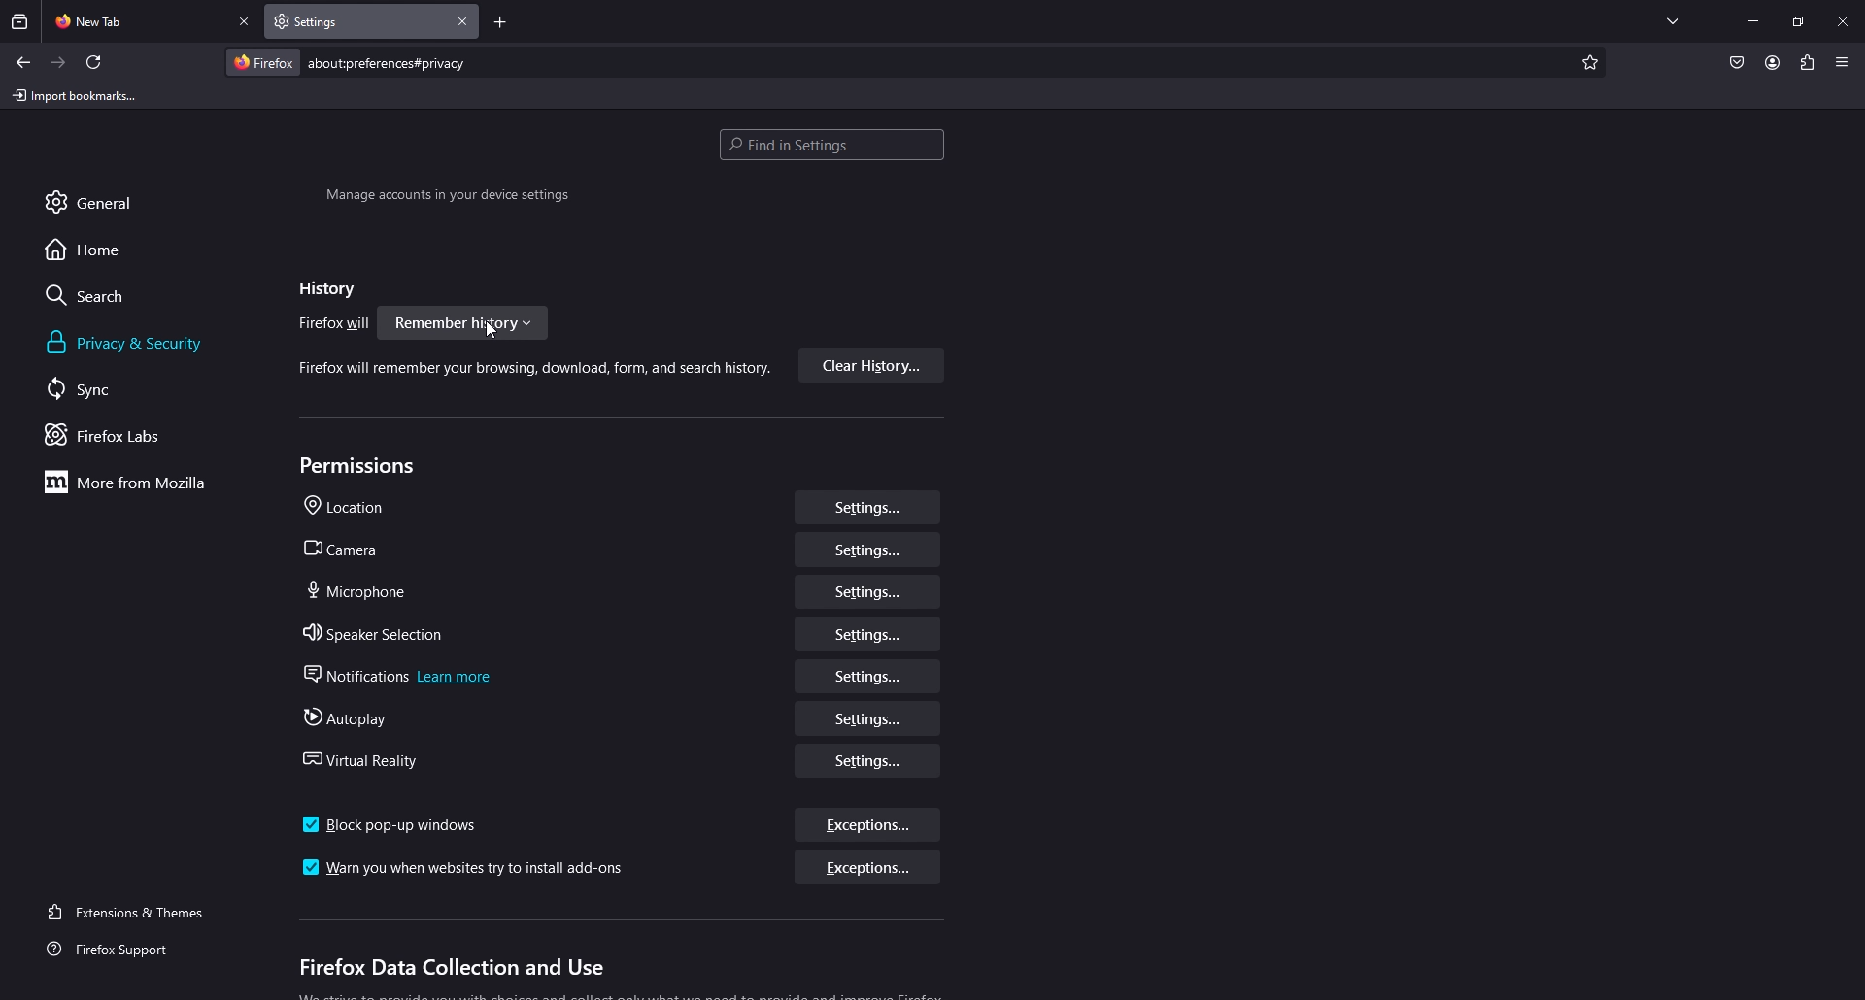 This screenshot has height=1000, width=1865. I want to click on save to pocket, so click(1736, 64).